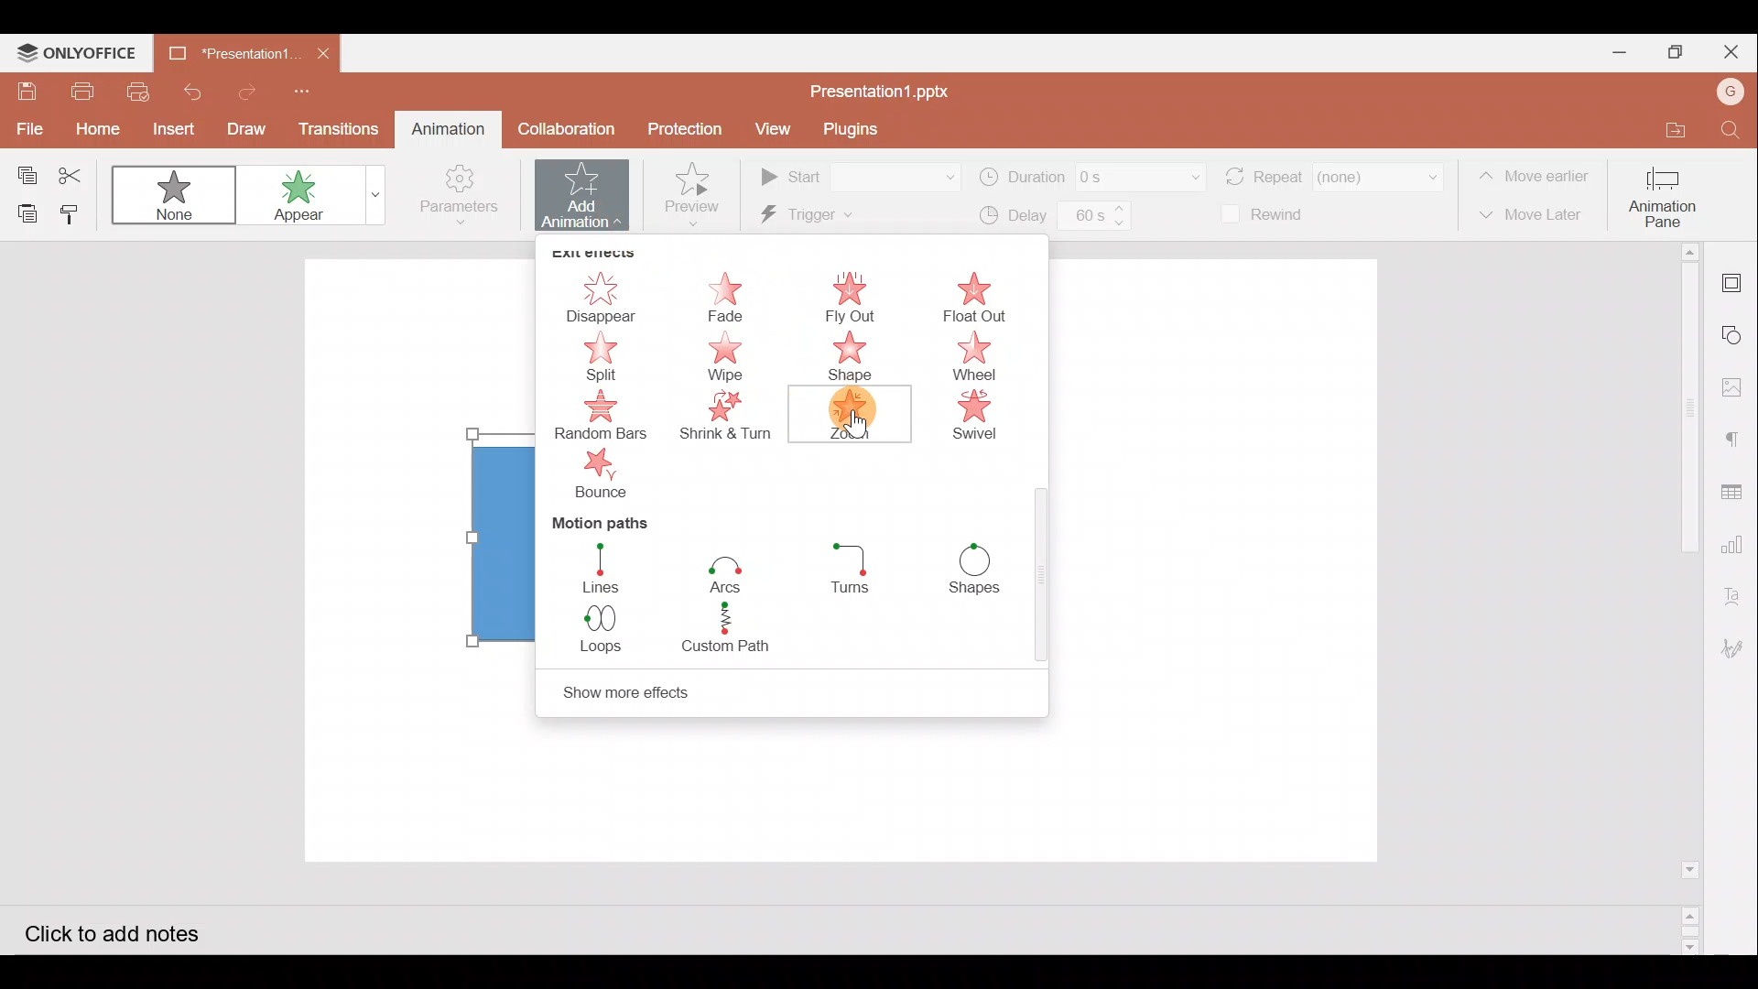 The height and width of the screenshot is (989, 1758). What do you see at coordinates (857, 176) in the screenshot?
I see `Start` at bounding box center [857, 176].